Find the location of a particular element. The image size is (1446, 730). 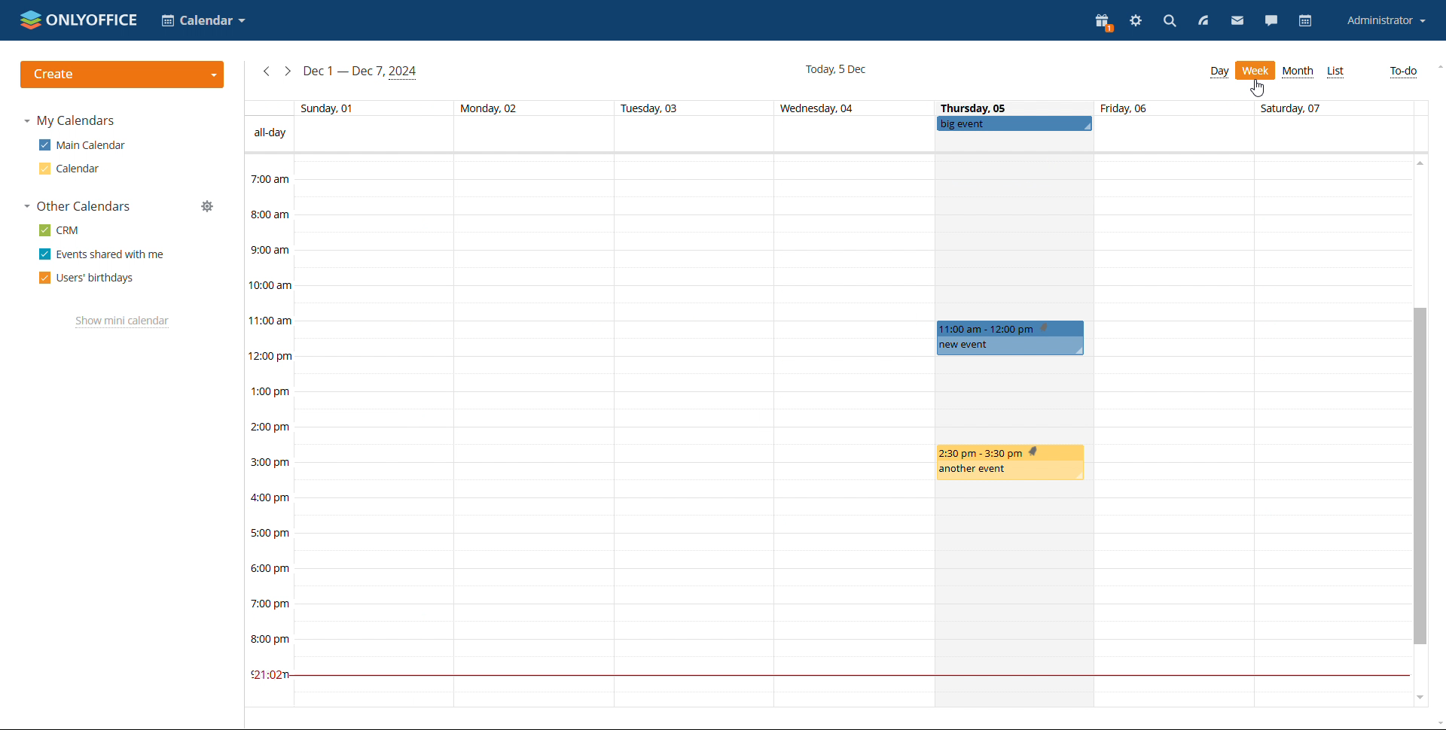

main calendar is located at coordinates (81, 145).